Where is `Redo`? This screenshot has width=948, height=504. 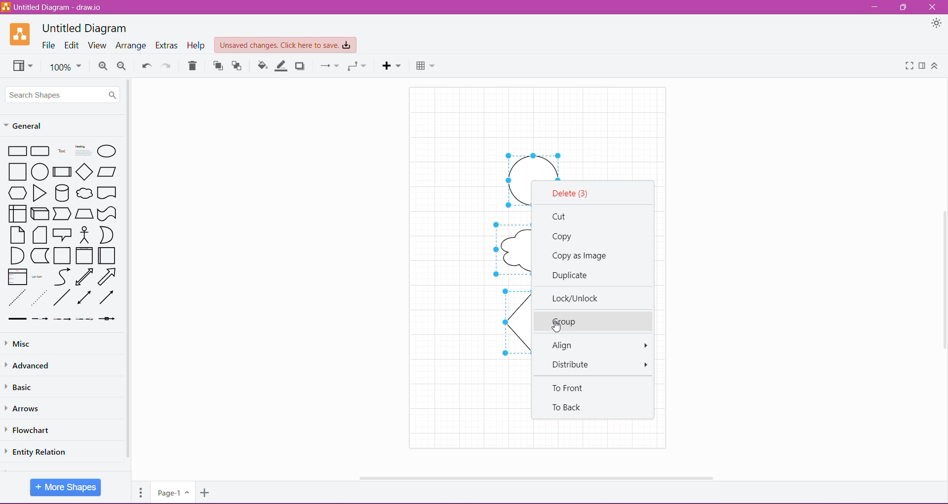 Redo is located at coordinates (166, 65).